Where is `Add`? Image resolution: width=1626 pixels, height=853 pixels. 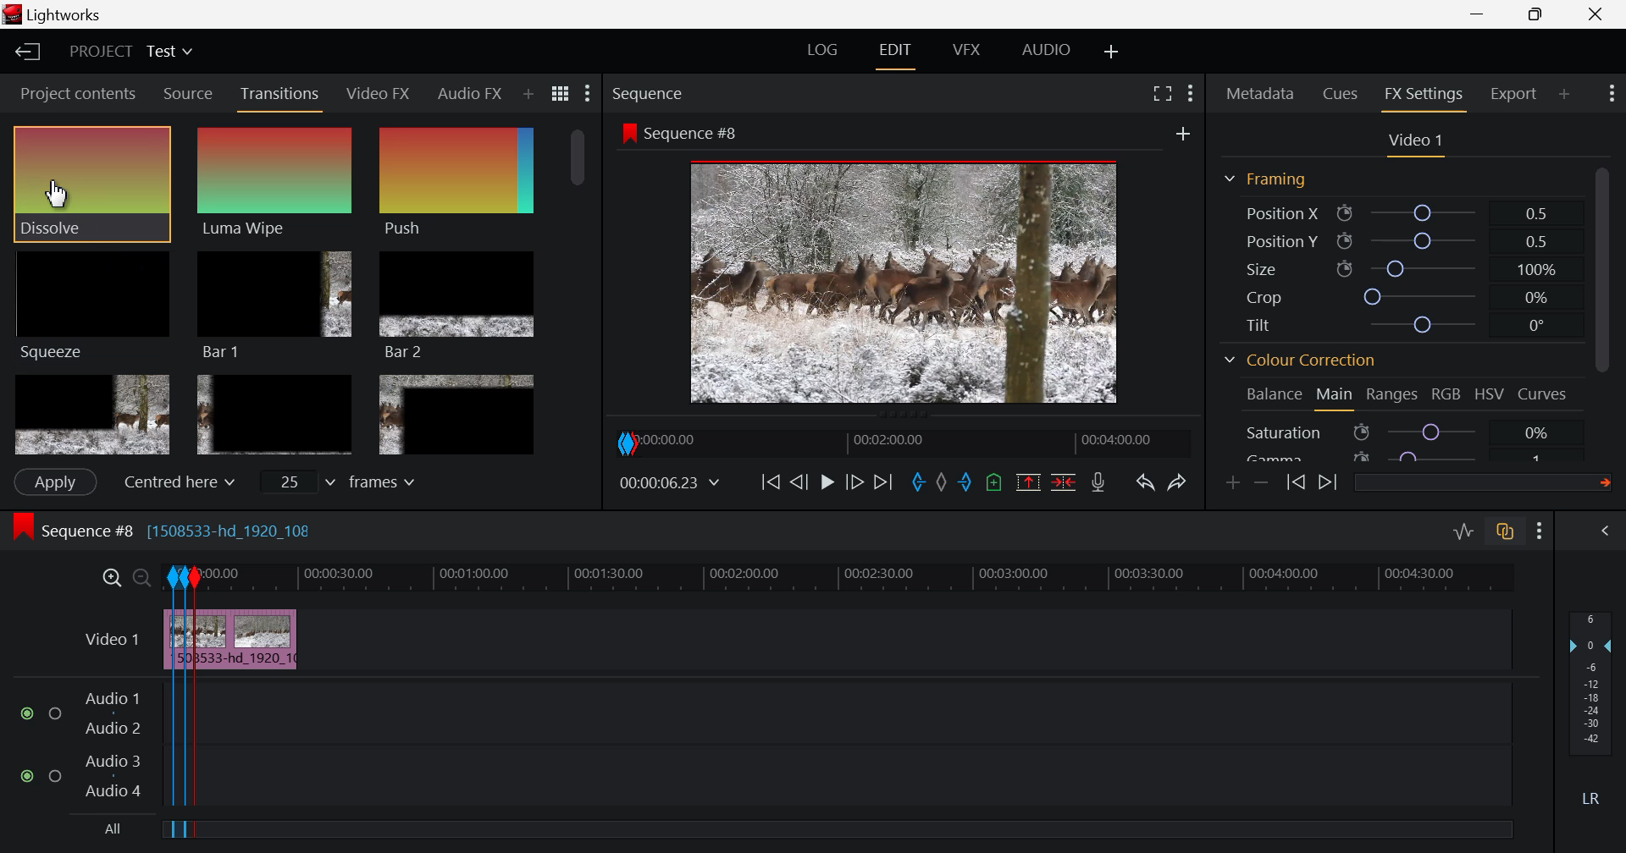
Add is located at coordinates (1183, 134).